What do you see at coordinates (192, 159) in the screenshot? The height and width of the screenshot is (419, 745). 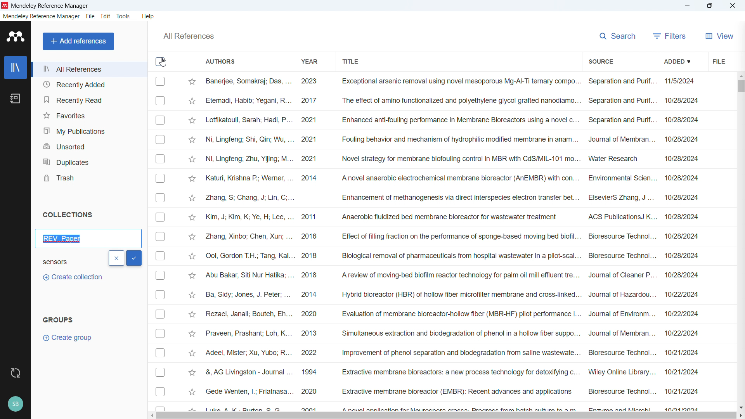 I see `Star mark respective publication` at bounding box center [192, 159].